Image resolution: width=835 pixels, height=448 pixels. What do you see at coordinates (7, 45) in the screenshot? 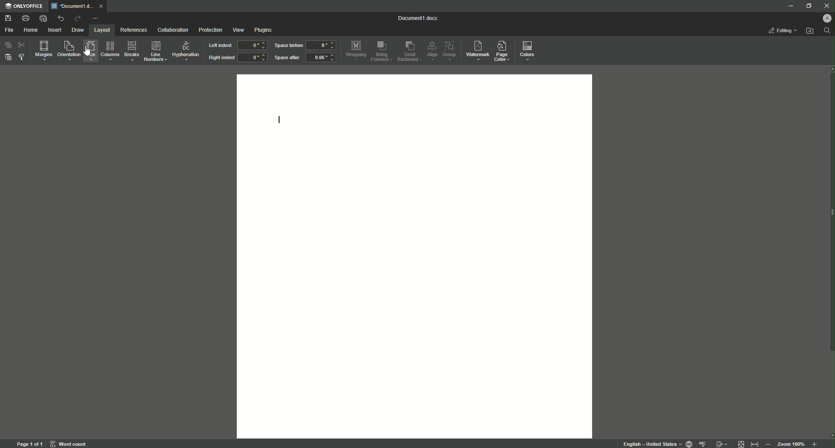
I see `Copy` at bounding box center [7, 45].